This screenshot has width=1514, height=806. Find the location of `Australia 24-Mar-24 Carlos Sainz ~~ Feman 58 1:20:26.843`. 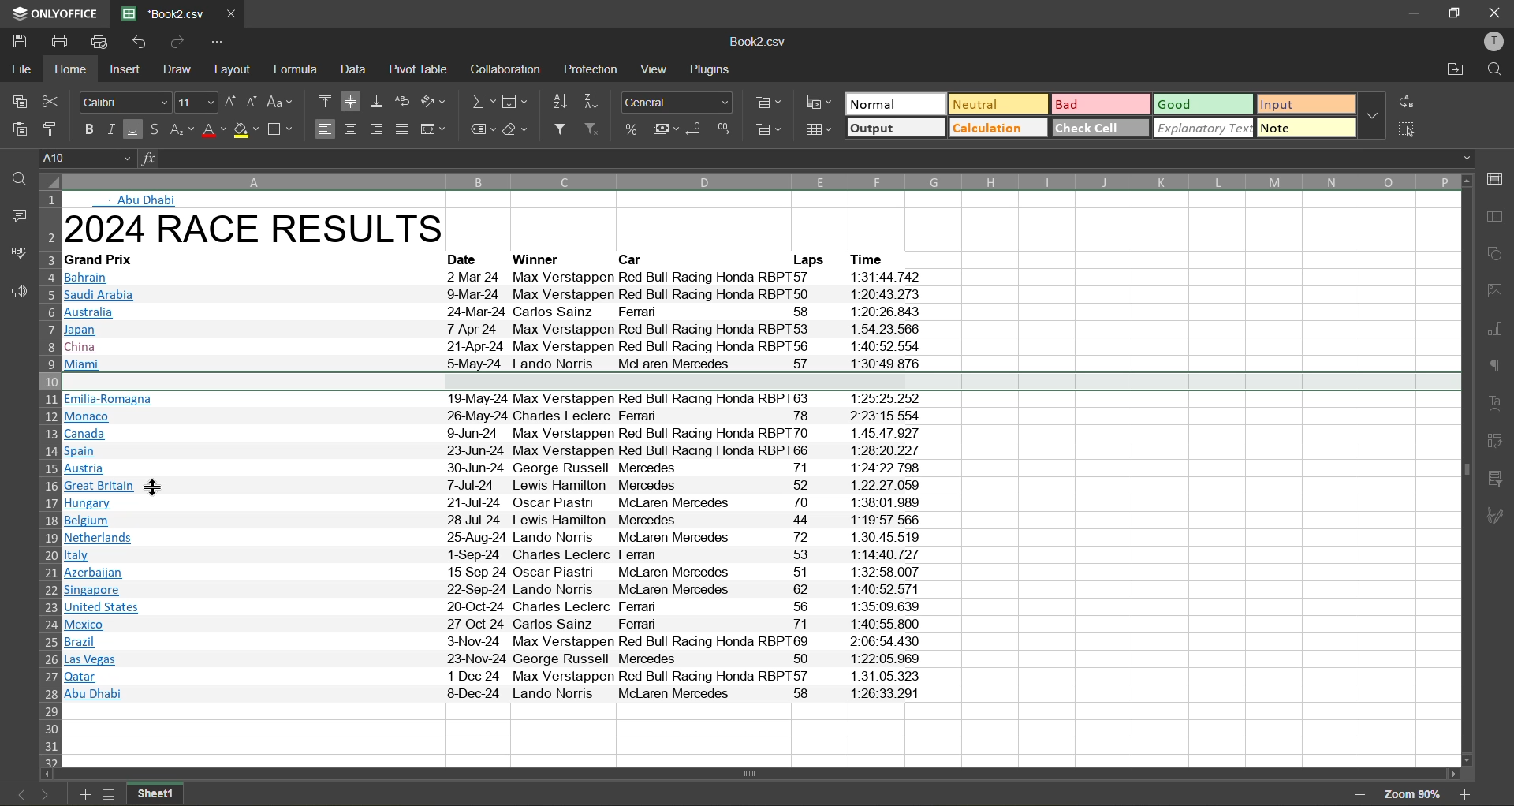

Australia 24-Mar-24 Carlos Sainz ~~ Feman 58 1:20:26.843 is located at coordinates (495, 314).